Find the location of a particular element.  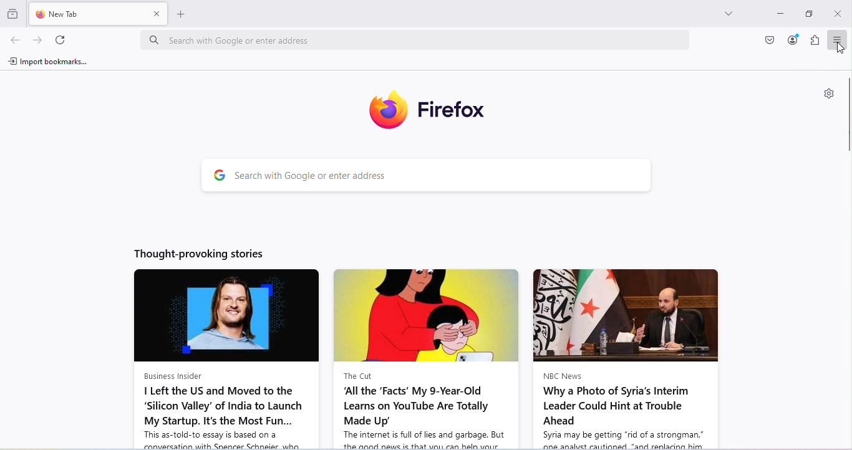

Close tab is located at coordinates (158, 14).